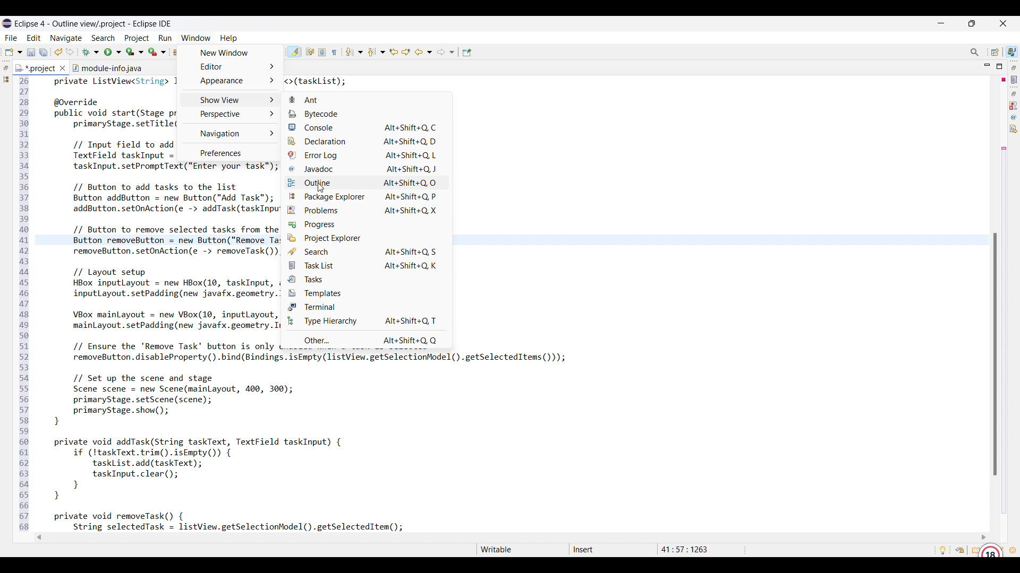 Image resolution: width=1020 pixels, height=573 pixels. Describe the element at coordinates (135, 51) in the screenshot. I see `Coverage options` at that location.